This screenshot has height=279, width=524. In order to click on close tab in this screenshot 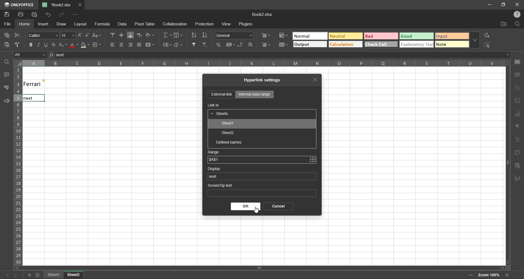, I will do `click(81, 4)`.